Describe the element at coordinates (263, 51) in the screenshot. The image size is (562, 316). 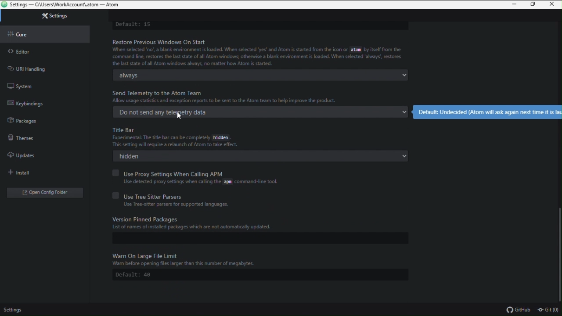
I see `Restore previous window On Start When selected 'no,' a blank environment is loaded. When selected 'yes' and Atom is started from tge icon or atom by itself from the command line, restores the laststate of all Atom windows, otherwise a blank environment is loaded. When selected 'always, restores the last of all Atom windows always, no matter how Atom is started.'` at that location.